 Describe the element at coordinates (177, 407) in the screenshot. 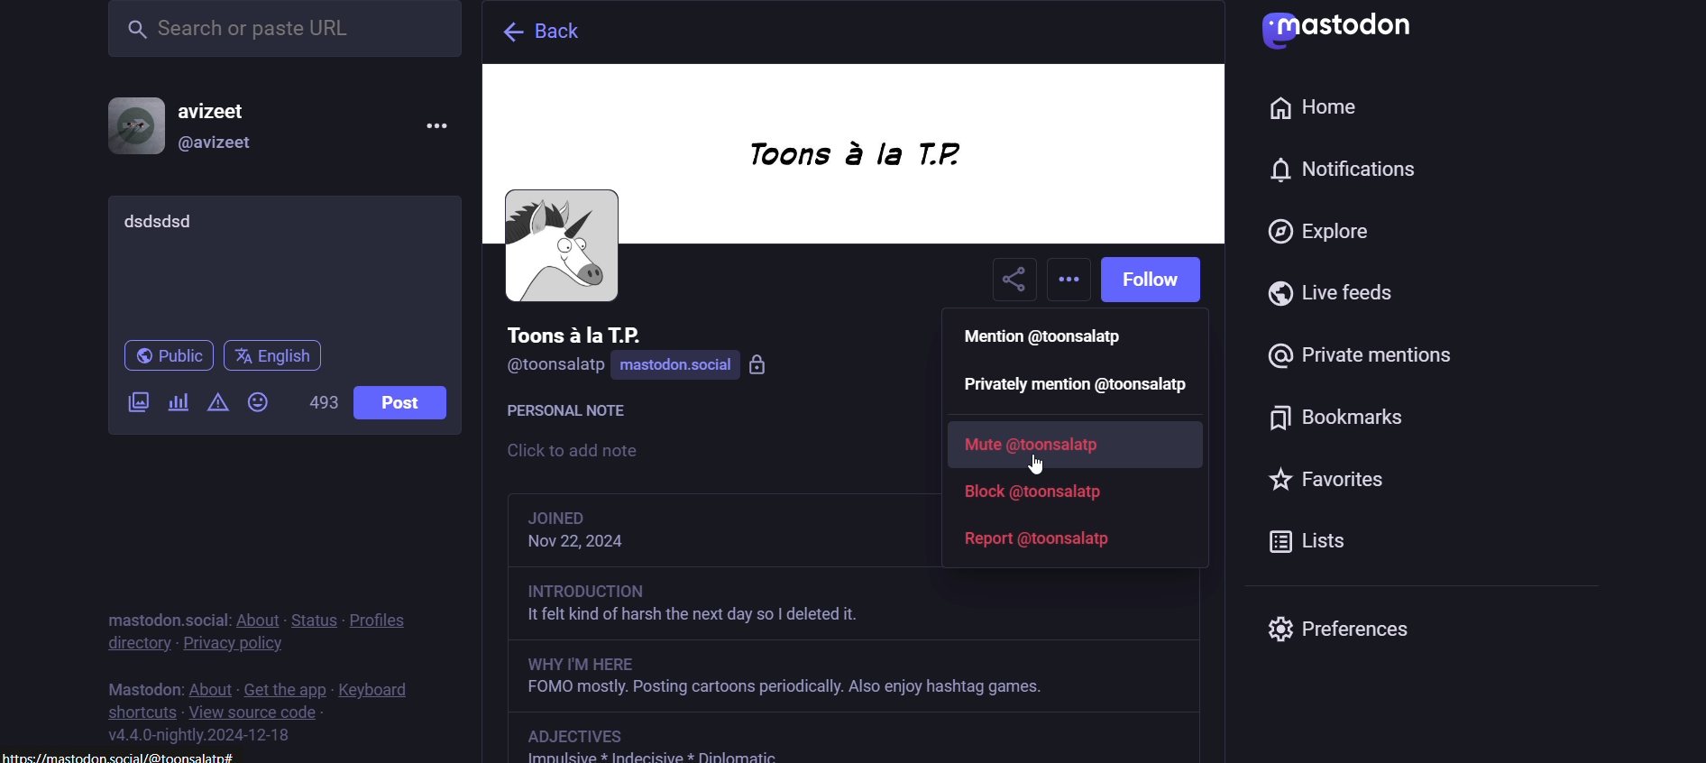

I see `add a poll` at that location.